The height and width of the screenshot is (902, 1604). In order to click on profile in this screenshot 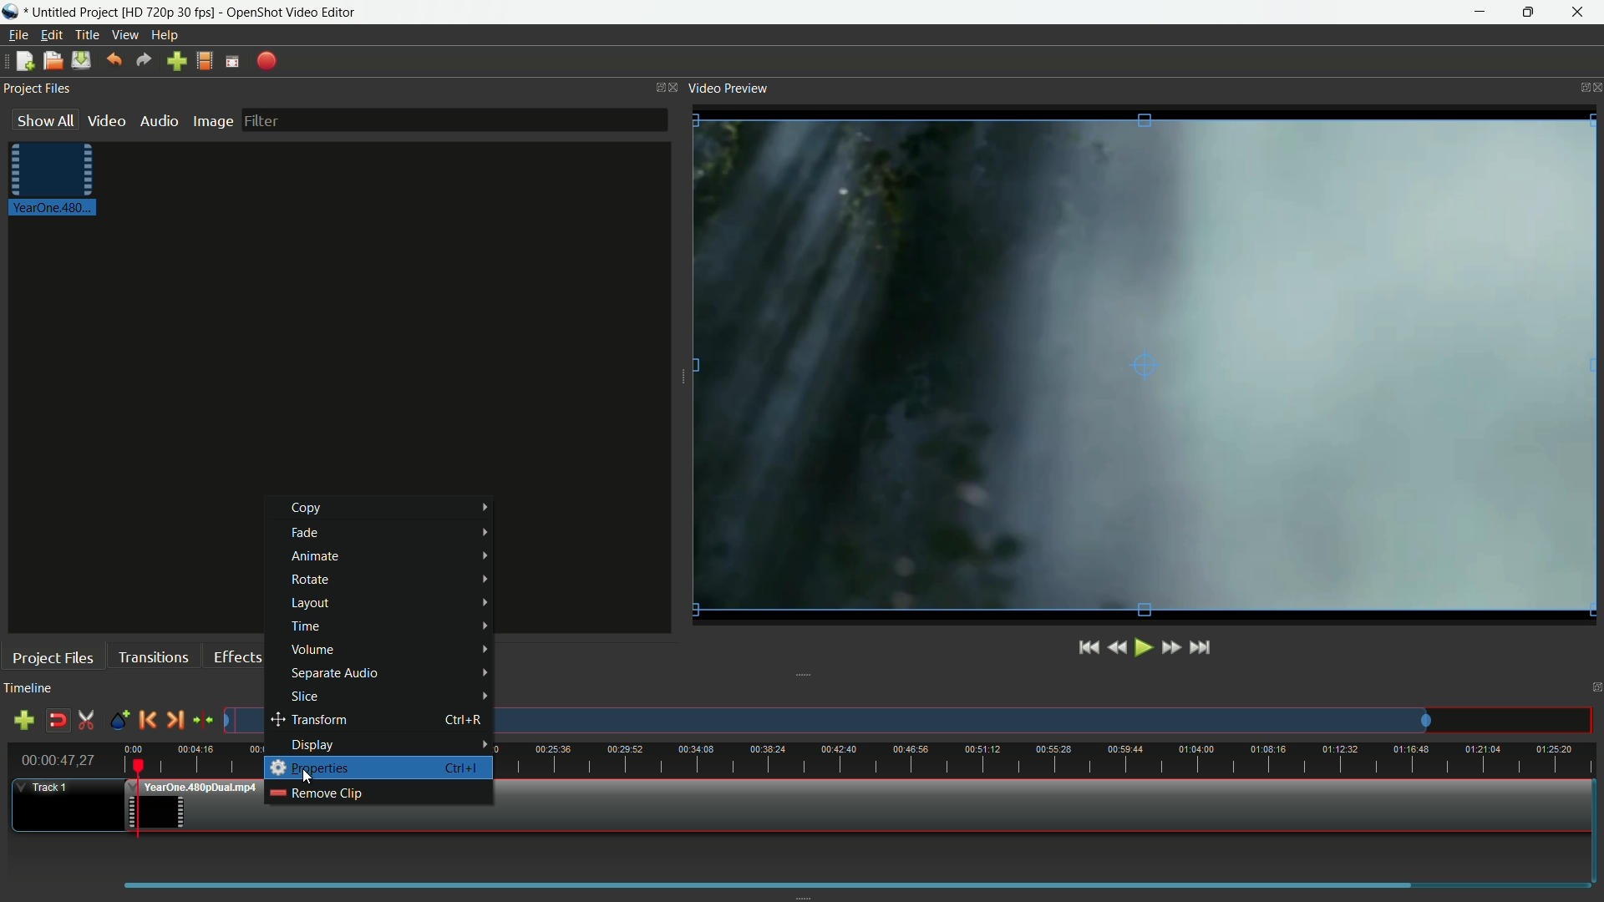, I will do `click(203, 61)`.